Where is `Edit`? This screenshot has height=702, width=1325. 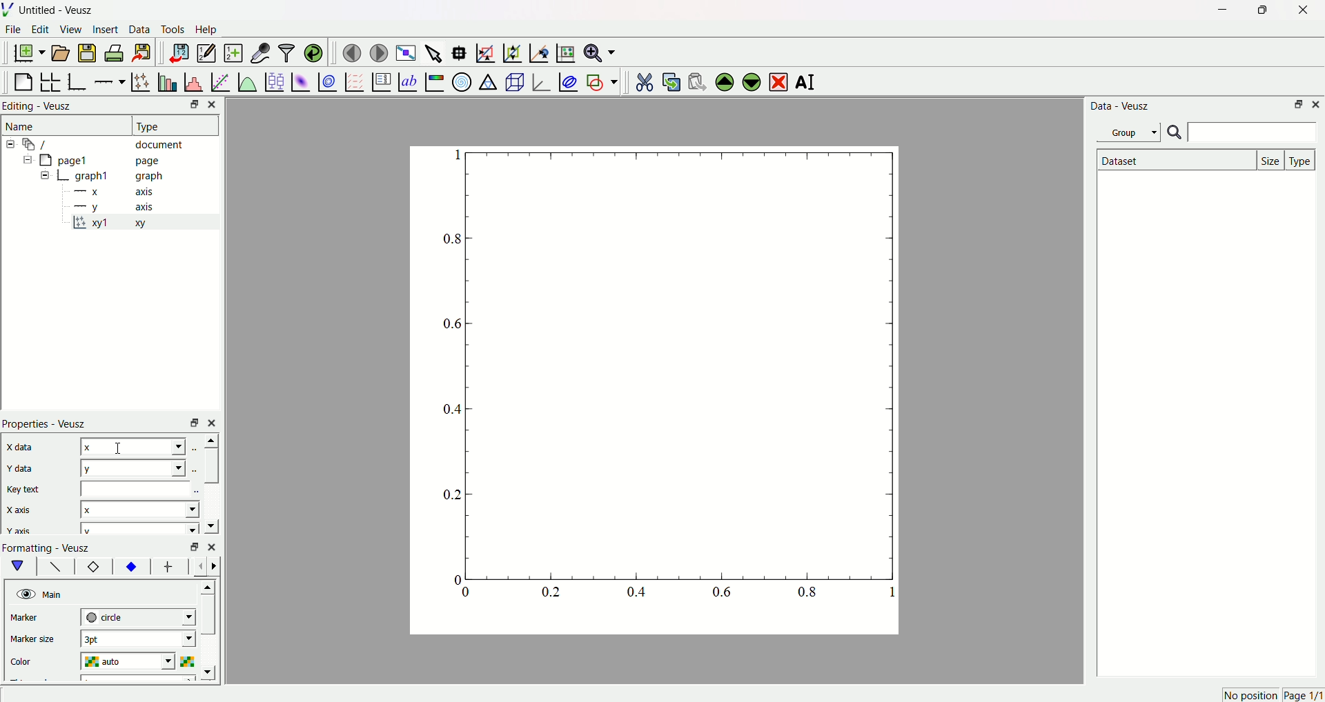
Edit is located at coordinates (41, 30).